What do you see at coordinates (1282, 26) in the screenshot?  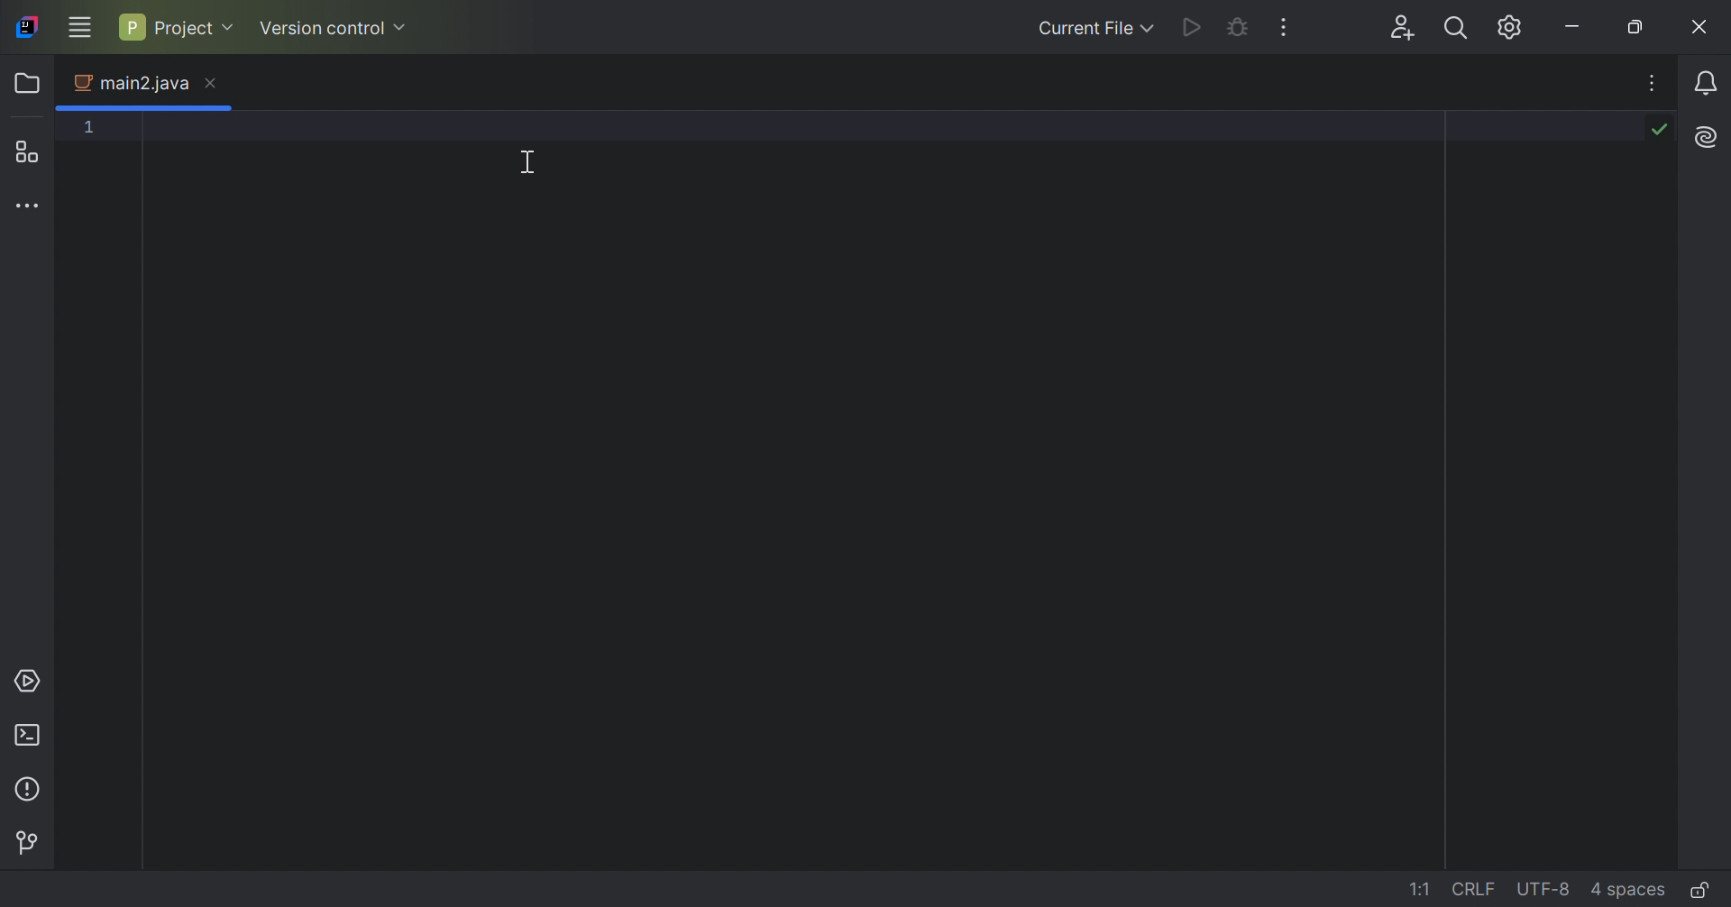 I see `More Actions` at bounding box center [1282, 26].